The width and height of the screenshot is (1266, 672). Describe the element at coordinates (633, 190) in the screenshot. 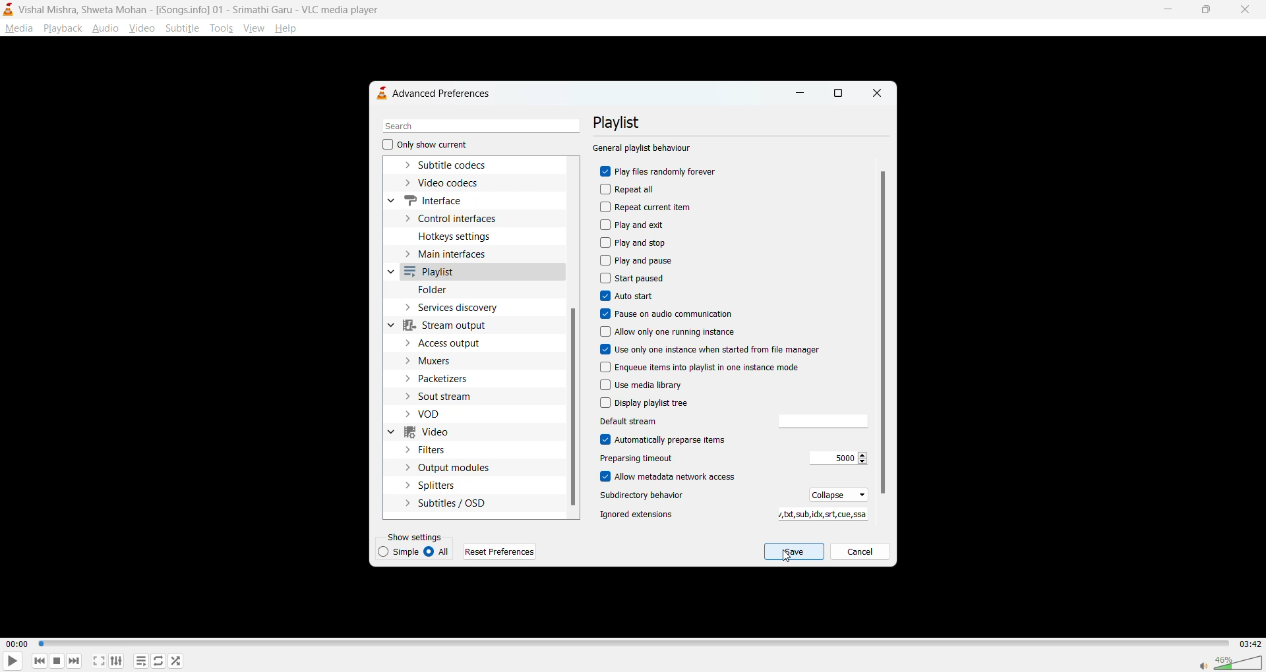

I see `repeat all` at that location.